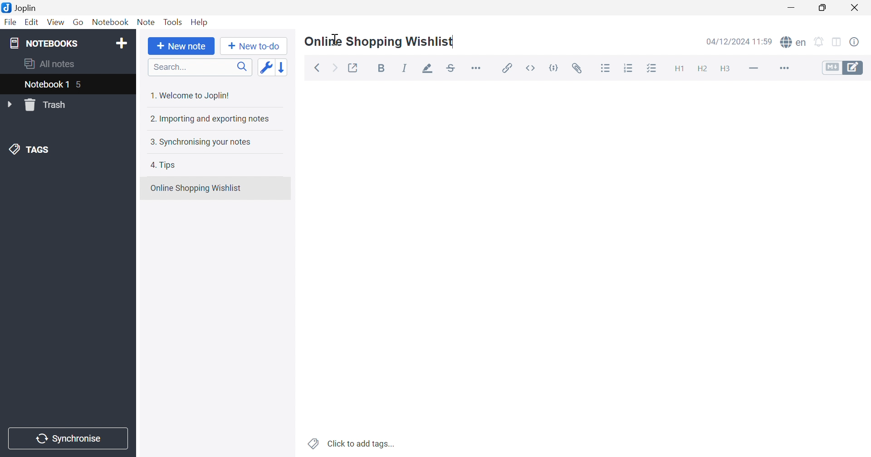 Image resolution: width=871 pixels, height=457 pixels. I want to click on Spell checker, so click(794, 42).